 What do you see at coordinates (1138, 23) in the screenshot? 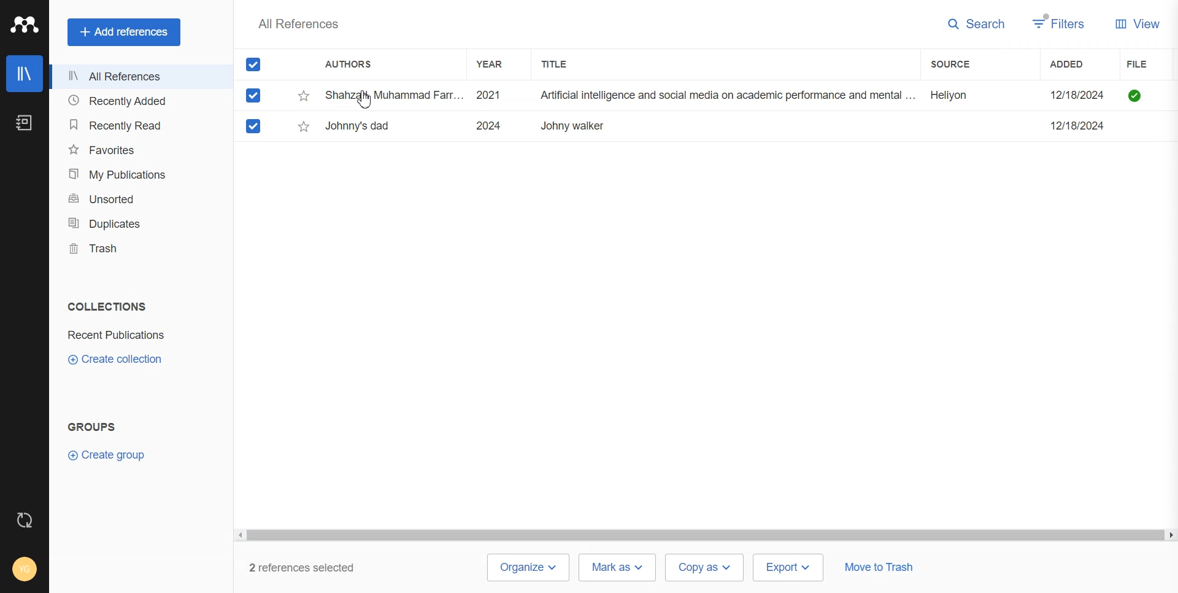
I see `View` at bounding box center [1138, 23].